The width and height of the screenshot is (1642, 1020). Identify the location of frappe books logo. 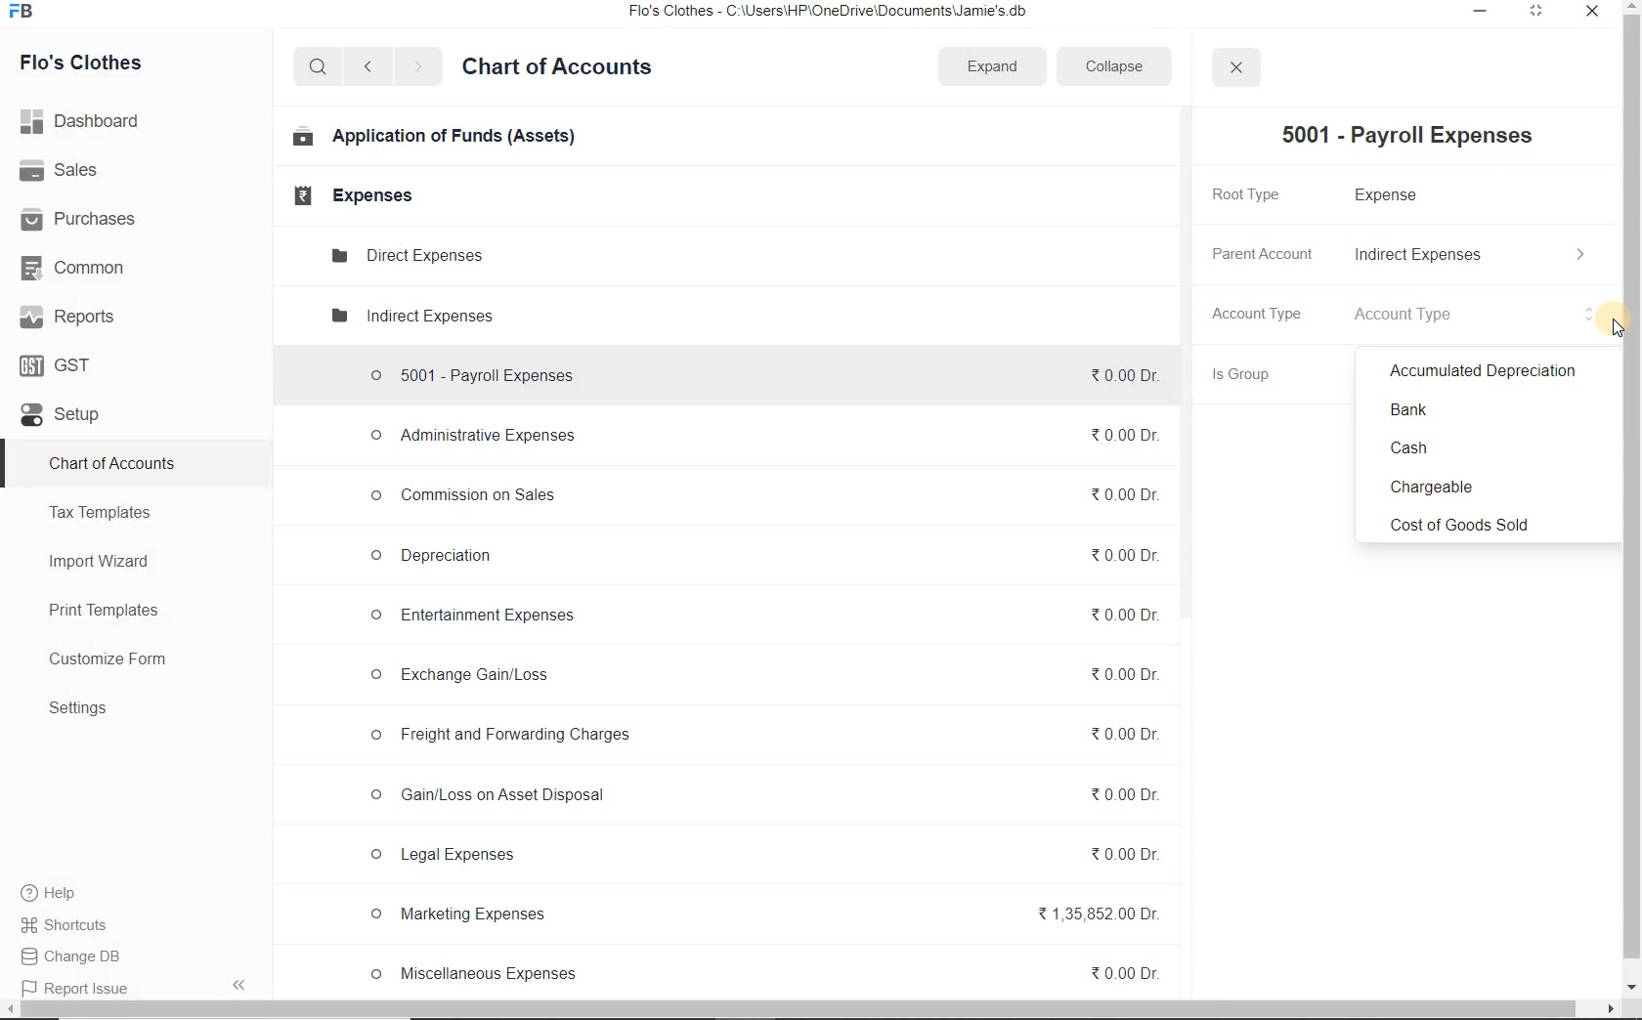
(25, 13).